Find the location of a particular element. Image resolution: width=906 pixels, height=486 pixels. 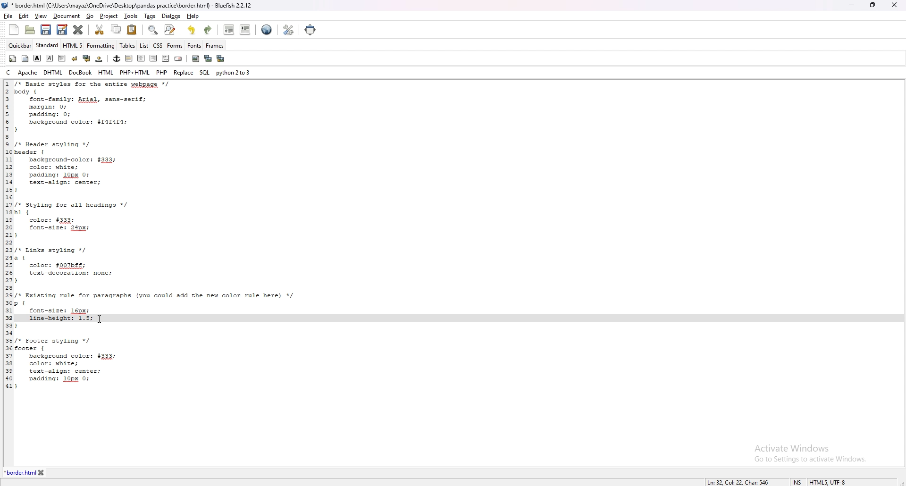

cut is located at coordinates (101, 30).